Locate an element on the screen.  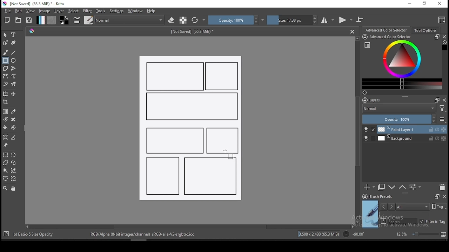
move layer one step up is located at coordinates (392, 188).